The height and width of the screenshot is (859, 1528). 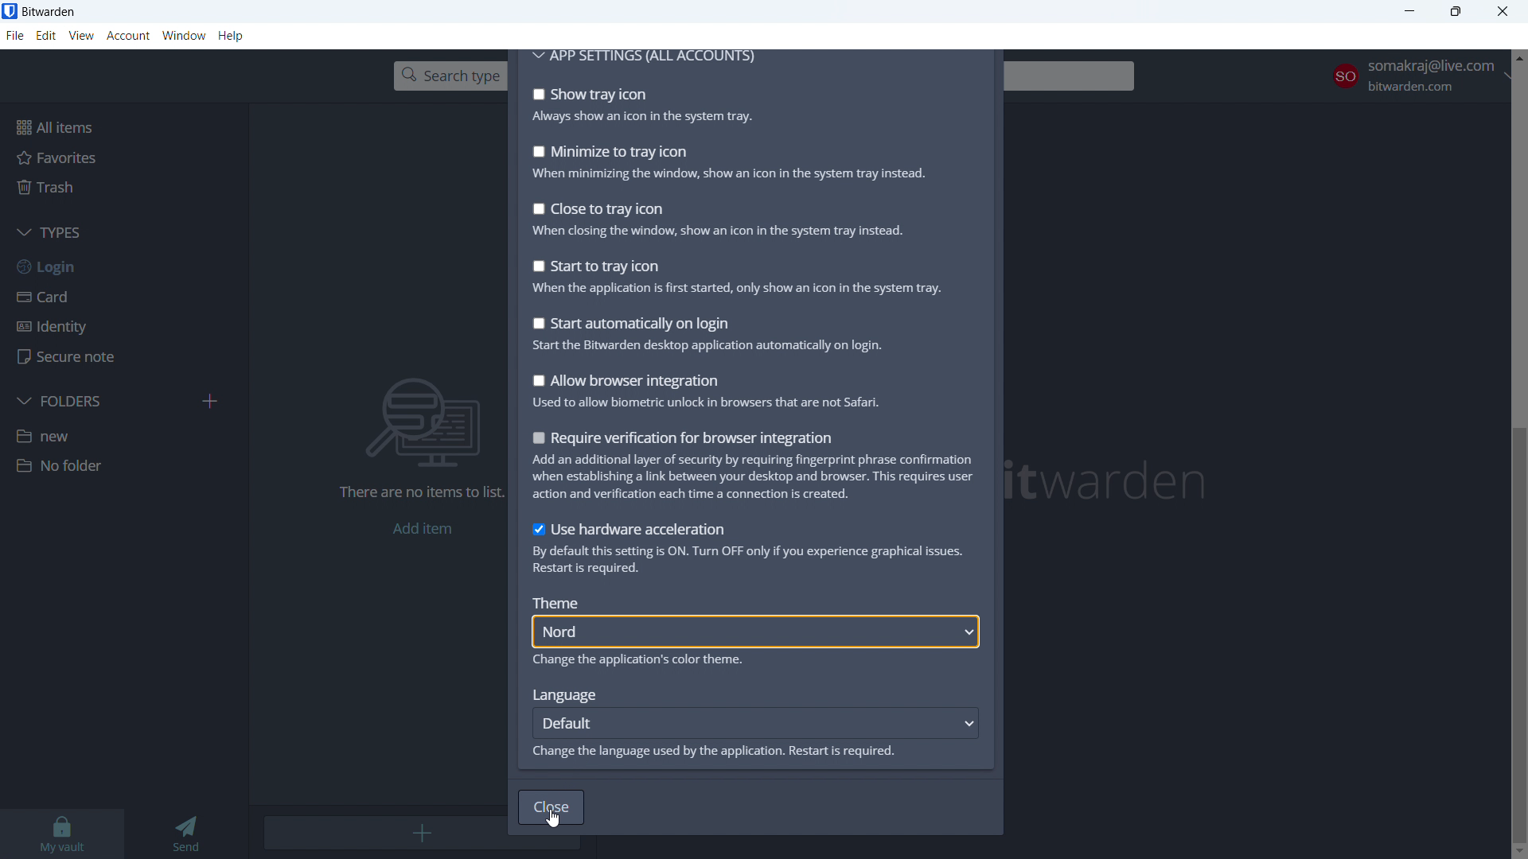 What do you see at coordinates (124, 327) in the screenshot?
I see `identity` at bounding box center [124, 327].